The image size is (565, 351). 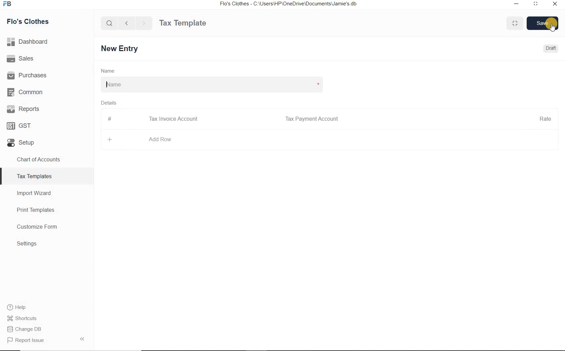 I want to click on Forward, so click(x=144, y=23).